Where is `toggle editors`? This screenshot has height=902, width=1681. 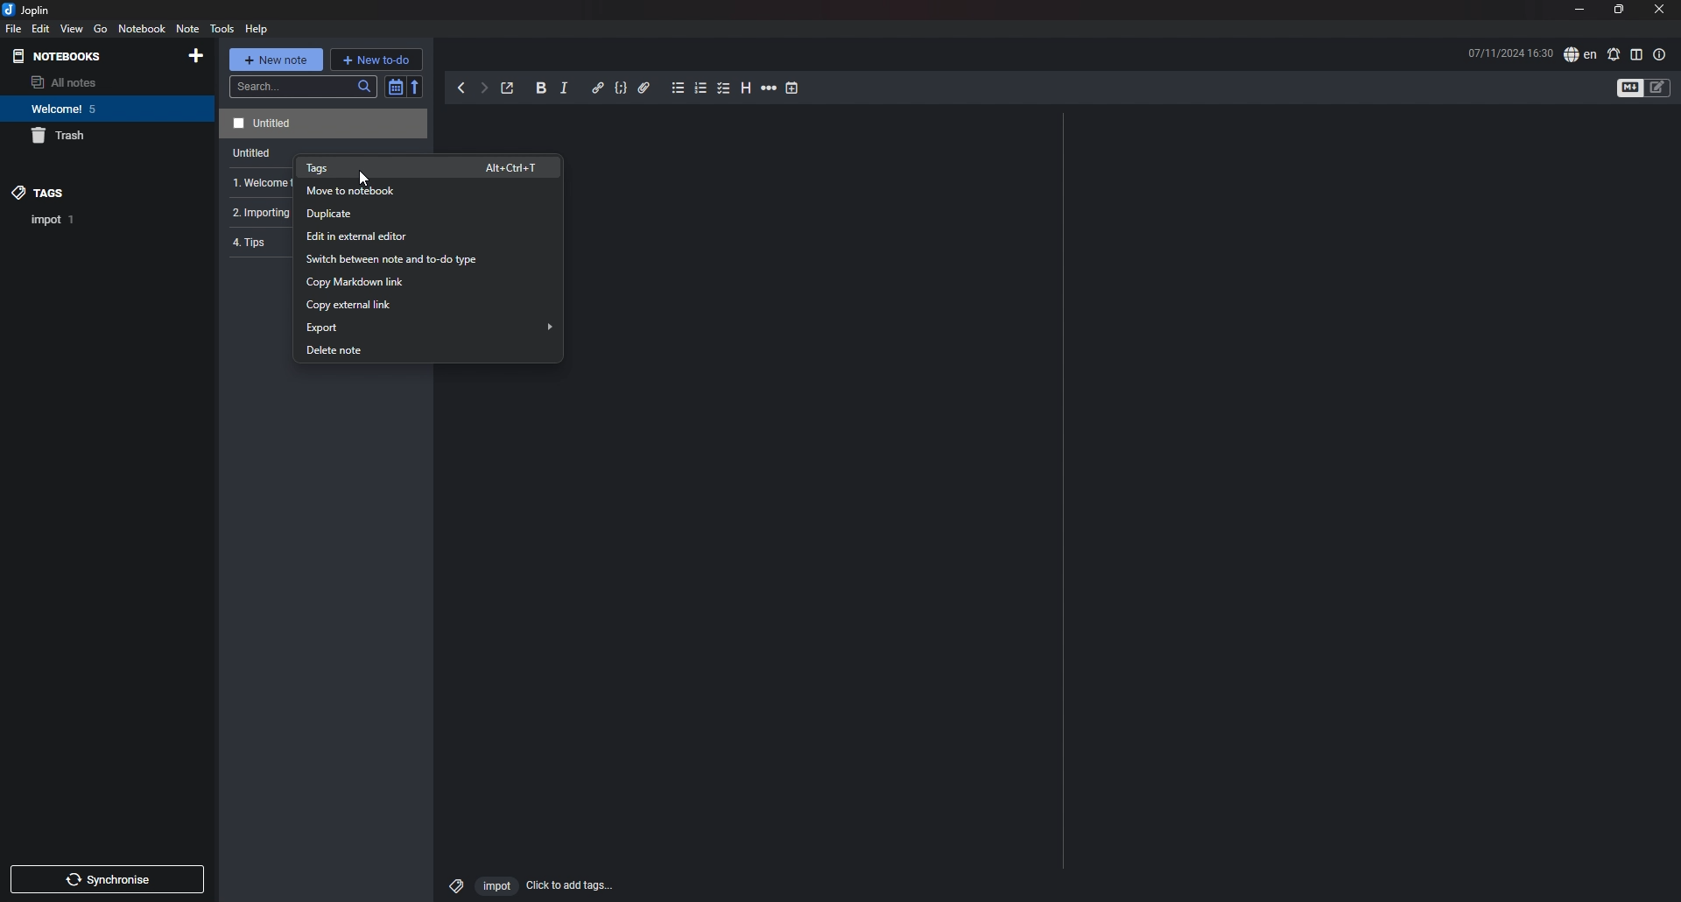
toggle editors is located at coordinates (1658, 88).